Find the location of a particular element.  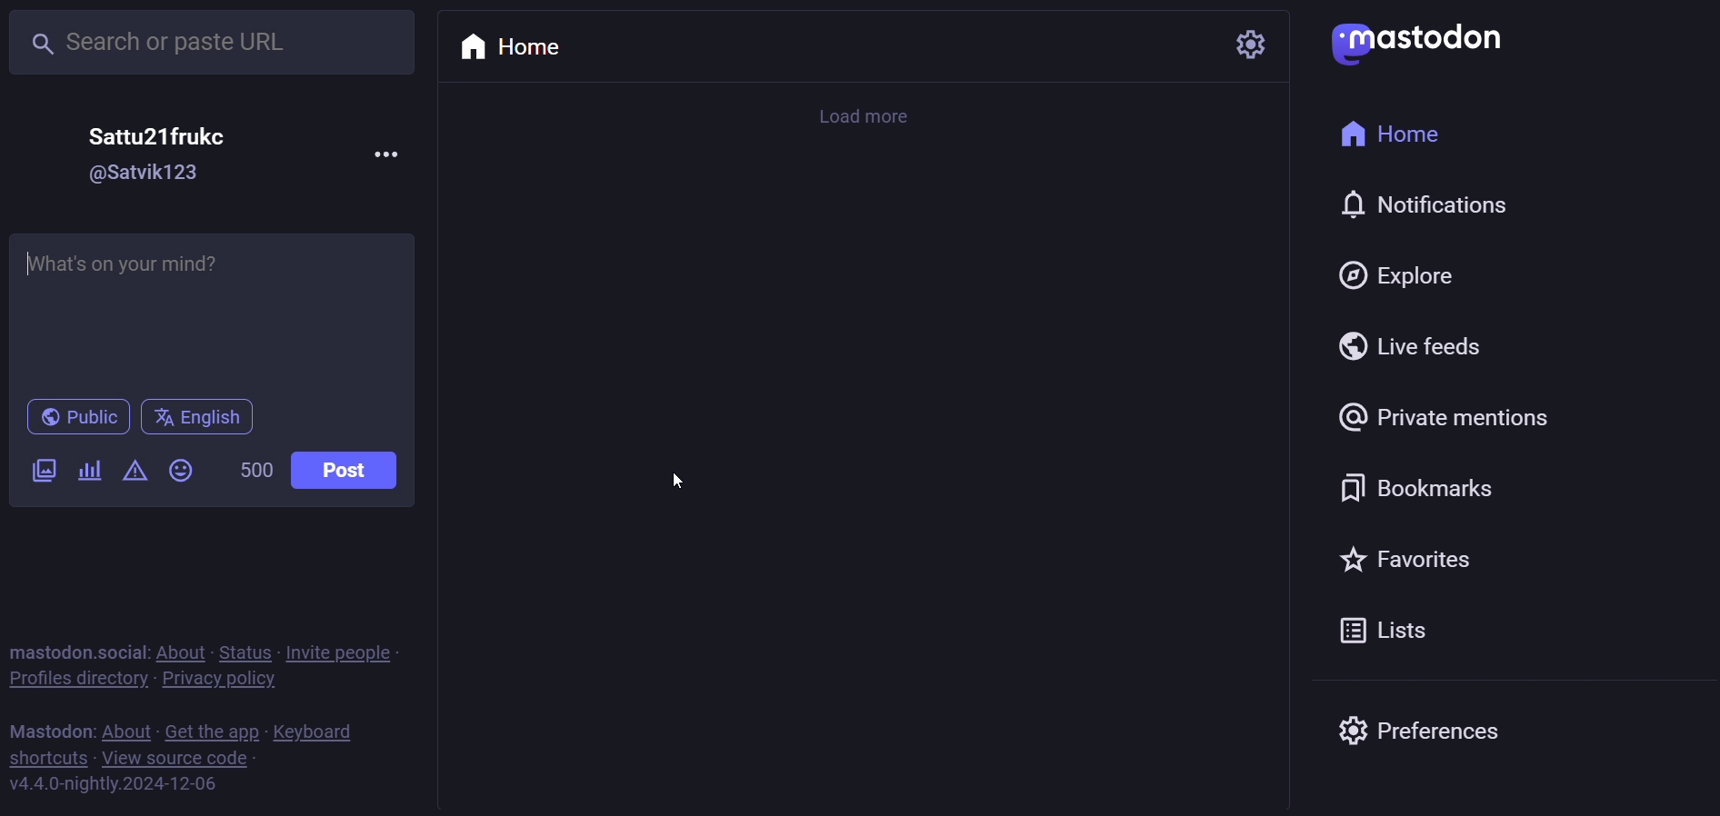

about is located at coordinates (126, 728).